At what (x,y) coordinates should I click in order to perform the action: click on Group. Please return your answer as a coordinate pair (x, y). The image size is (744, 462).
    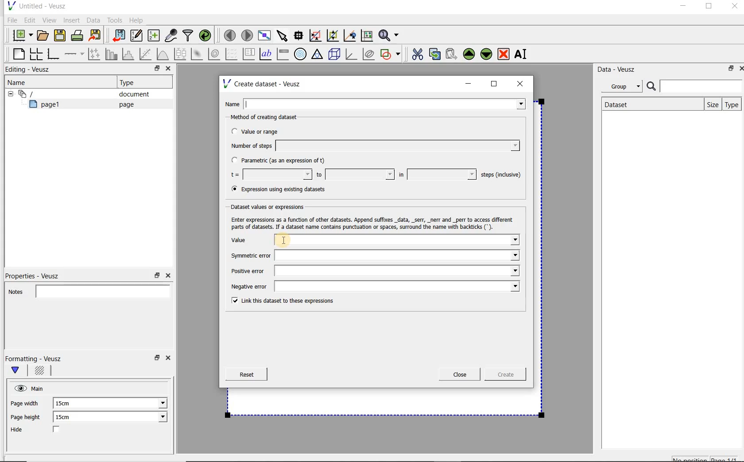
    Looking at the image, I should click on (624, 88).